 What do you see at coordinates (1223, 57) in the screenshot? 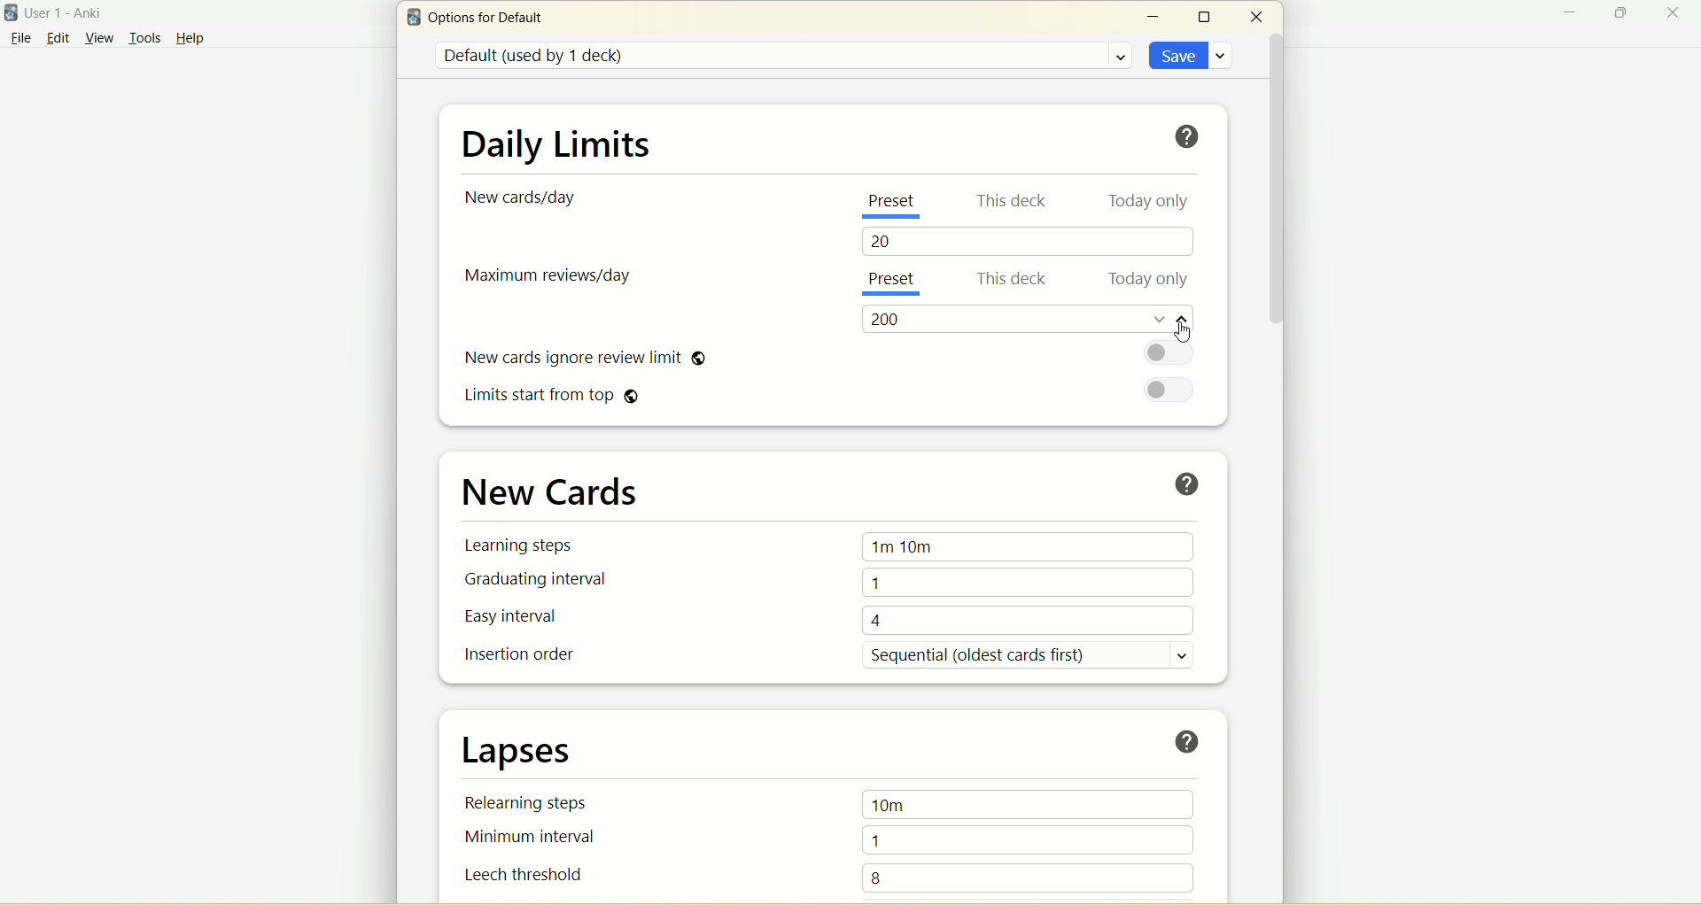
I see `save options` at bounding box center [1223, 57].